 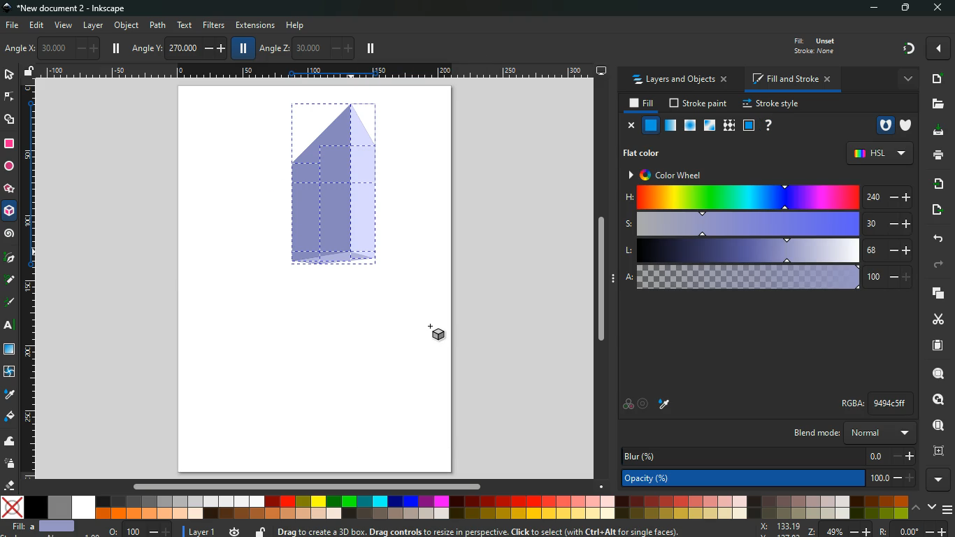 What do you see at coordinates (10, 327) in the screenshot?
I see `text` at bounding box center [10, 327].